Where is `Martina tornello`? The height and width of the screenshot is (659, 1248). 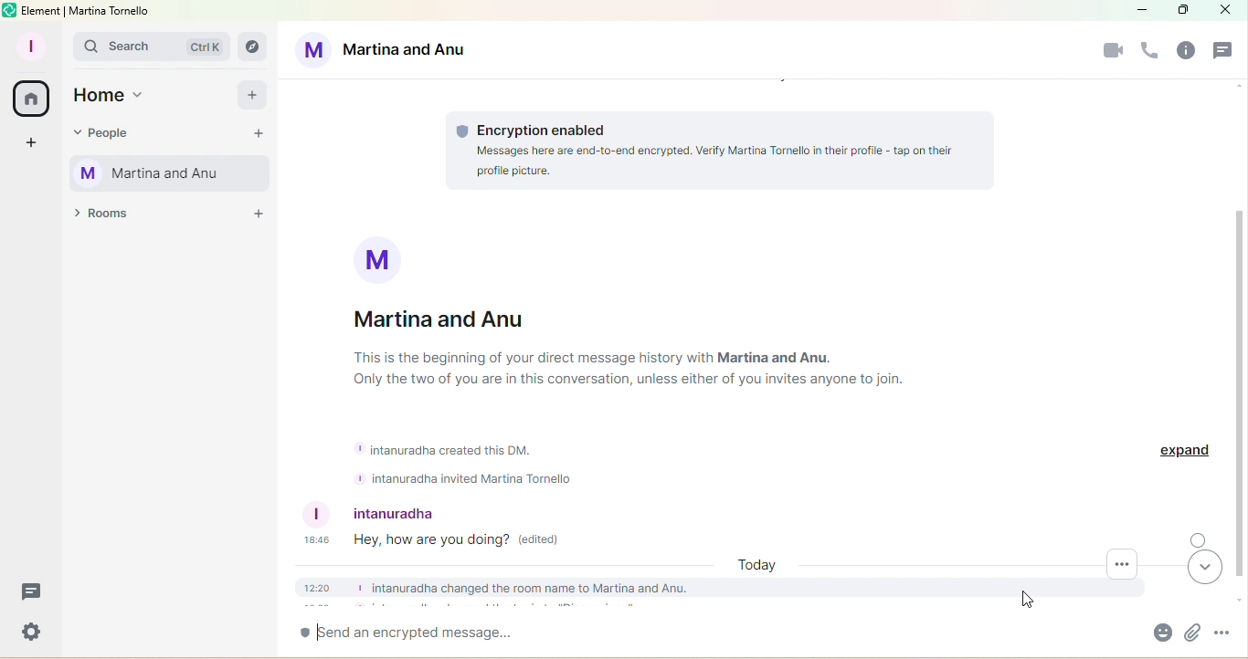 Martina tornello is located at coordinates (111, 12).